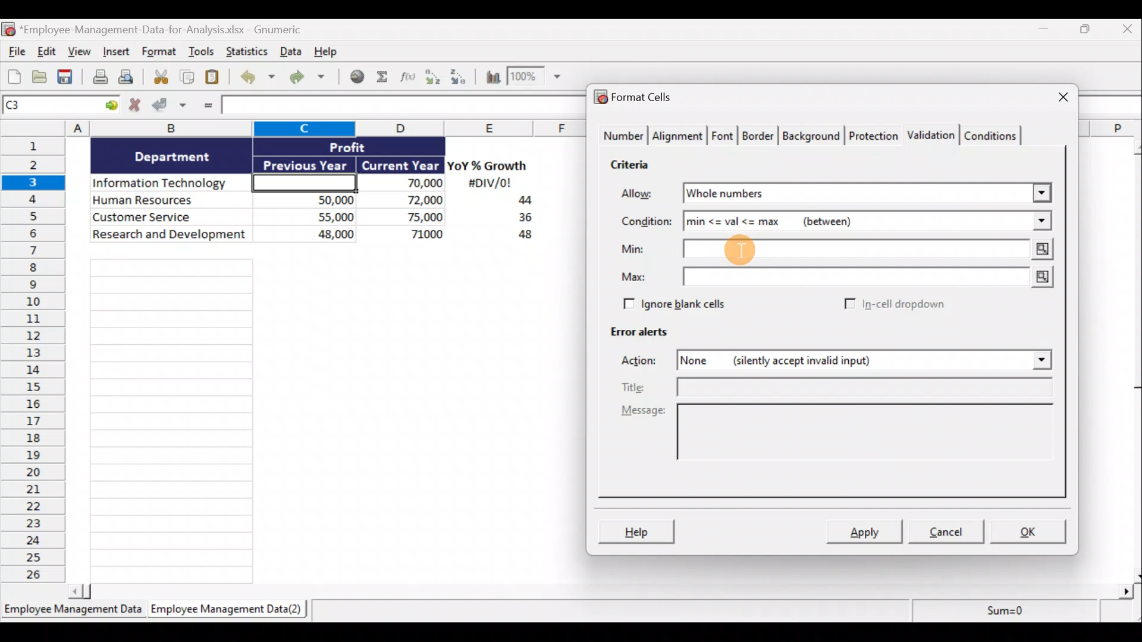 This screenshot has height=642, width=1142. I want to click on 72,000, so click(406, 201).